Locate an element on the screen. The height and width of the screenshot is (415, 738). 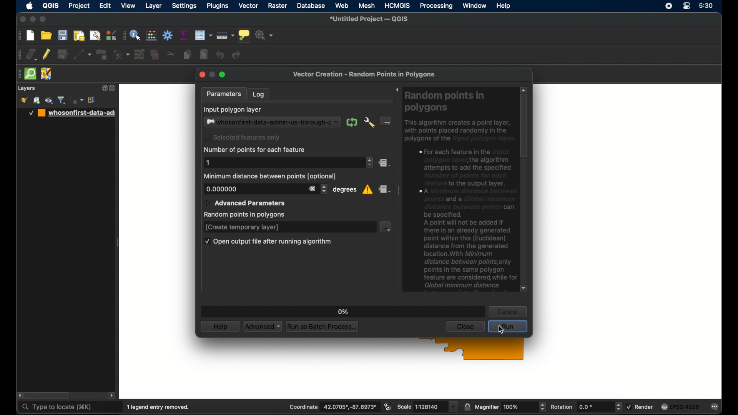
random points in polygons tool info is located at coordinates (460, 192).